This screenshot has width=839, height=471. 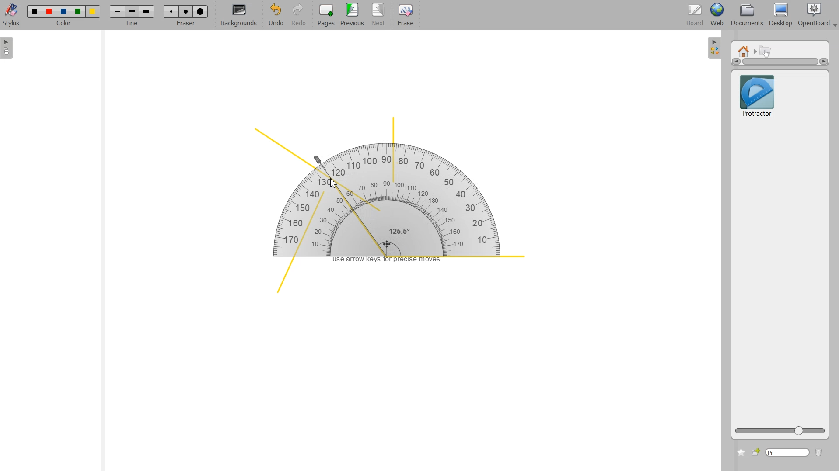 I want to click on Sidebar, so click(x=714, y=47).